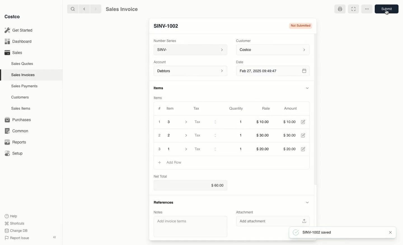  What do you see at coordinates (301, 25) in the screenshot?
I see `Not submitted` at bounding box center [301, 25].